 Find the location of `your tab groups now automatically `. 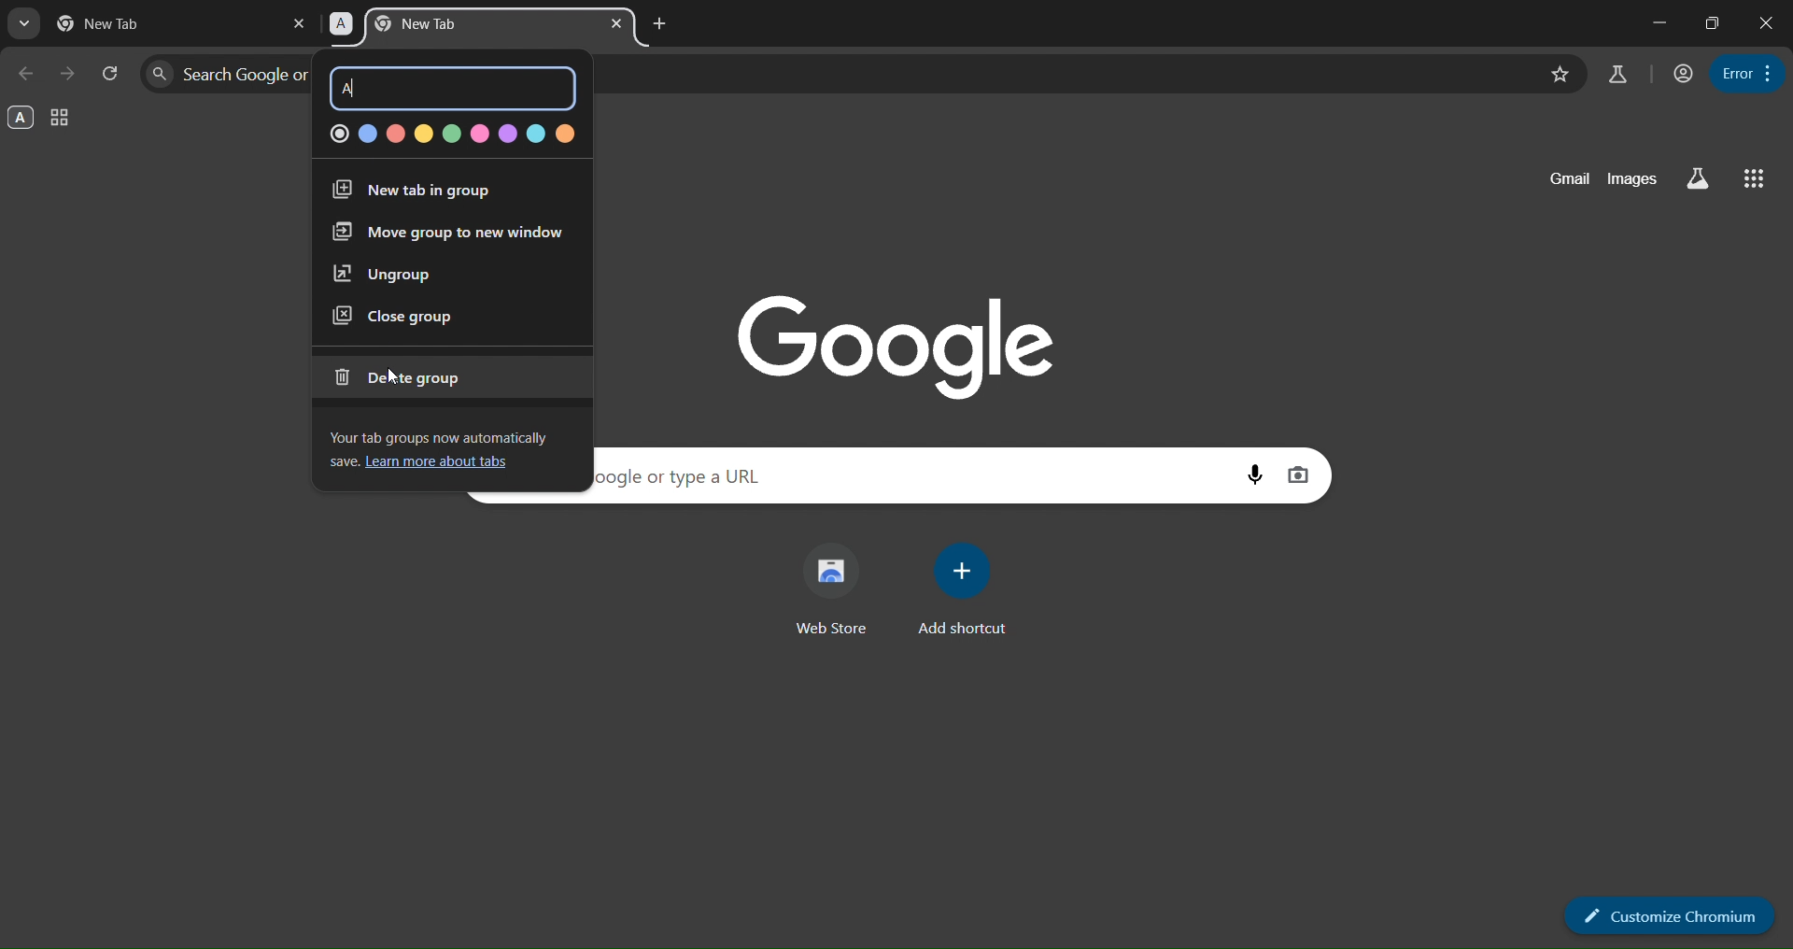

your tab groups now automatically  is located at coordinates (447, 433).